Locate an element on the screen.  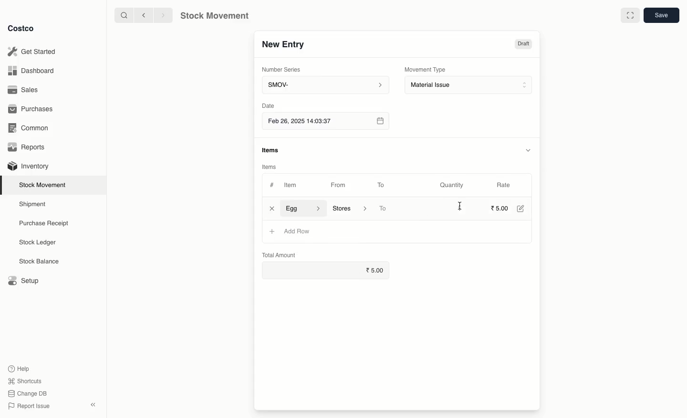
Items is located at coordinates (268, 167).